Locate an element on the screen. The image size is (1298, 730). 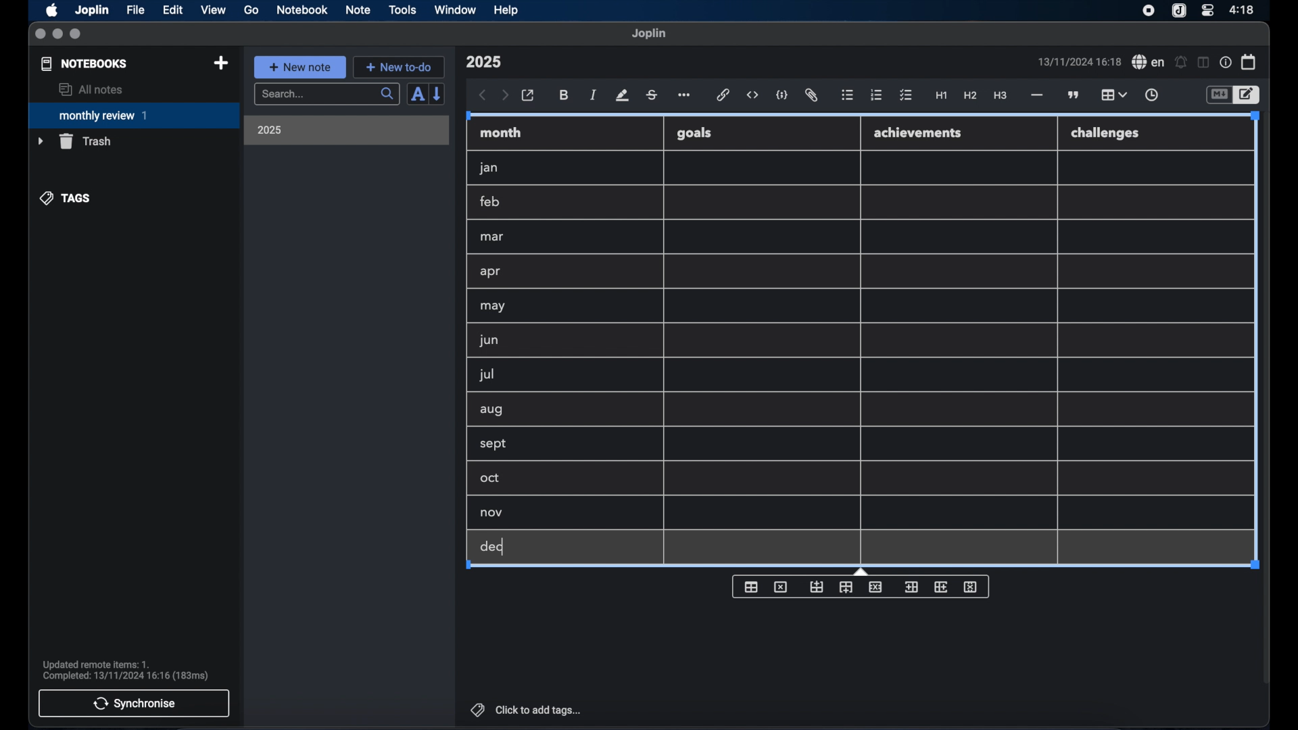
trash is located at coordinates (74, 141).